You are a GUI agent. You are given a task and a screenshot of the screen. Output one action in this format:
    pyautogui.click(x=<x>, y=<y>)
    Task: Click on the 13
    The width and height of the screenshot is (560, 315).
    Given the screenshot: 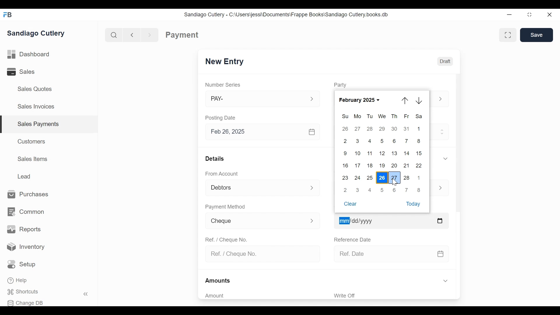 What is the action you would take?
    pyautogui.click(x=395, y=153)
    